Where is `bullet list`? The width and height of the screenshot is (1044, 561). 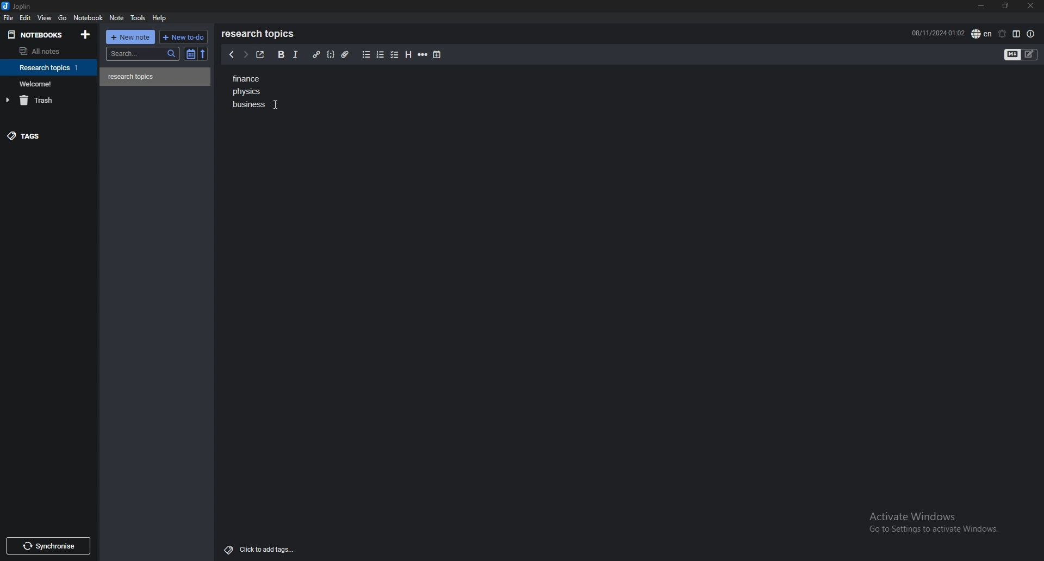 bullet list is located at coordinates (366, 55).